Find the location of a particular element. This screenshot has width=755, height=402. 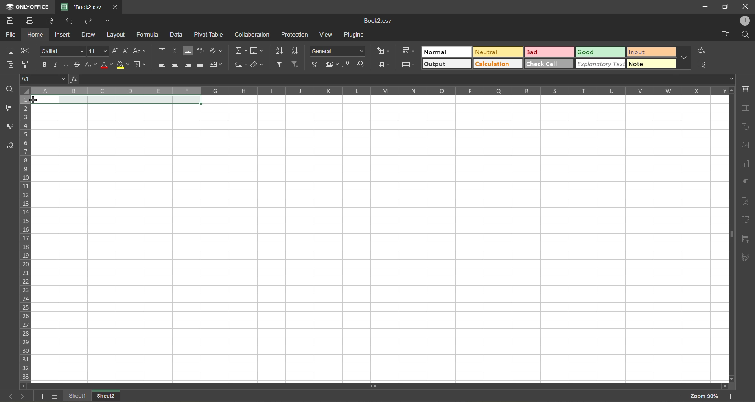

move left is located at coordinates (24, 386).